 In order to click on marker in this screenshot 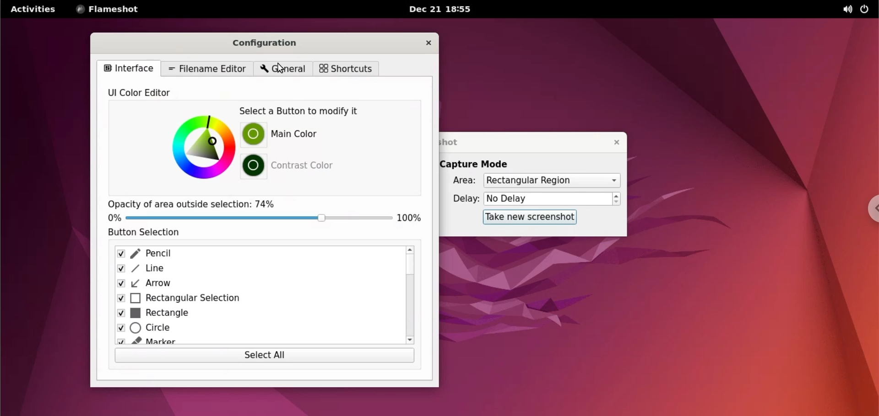, I will do `click(250, 343)`.